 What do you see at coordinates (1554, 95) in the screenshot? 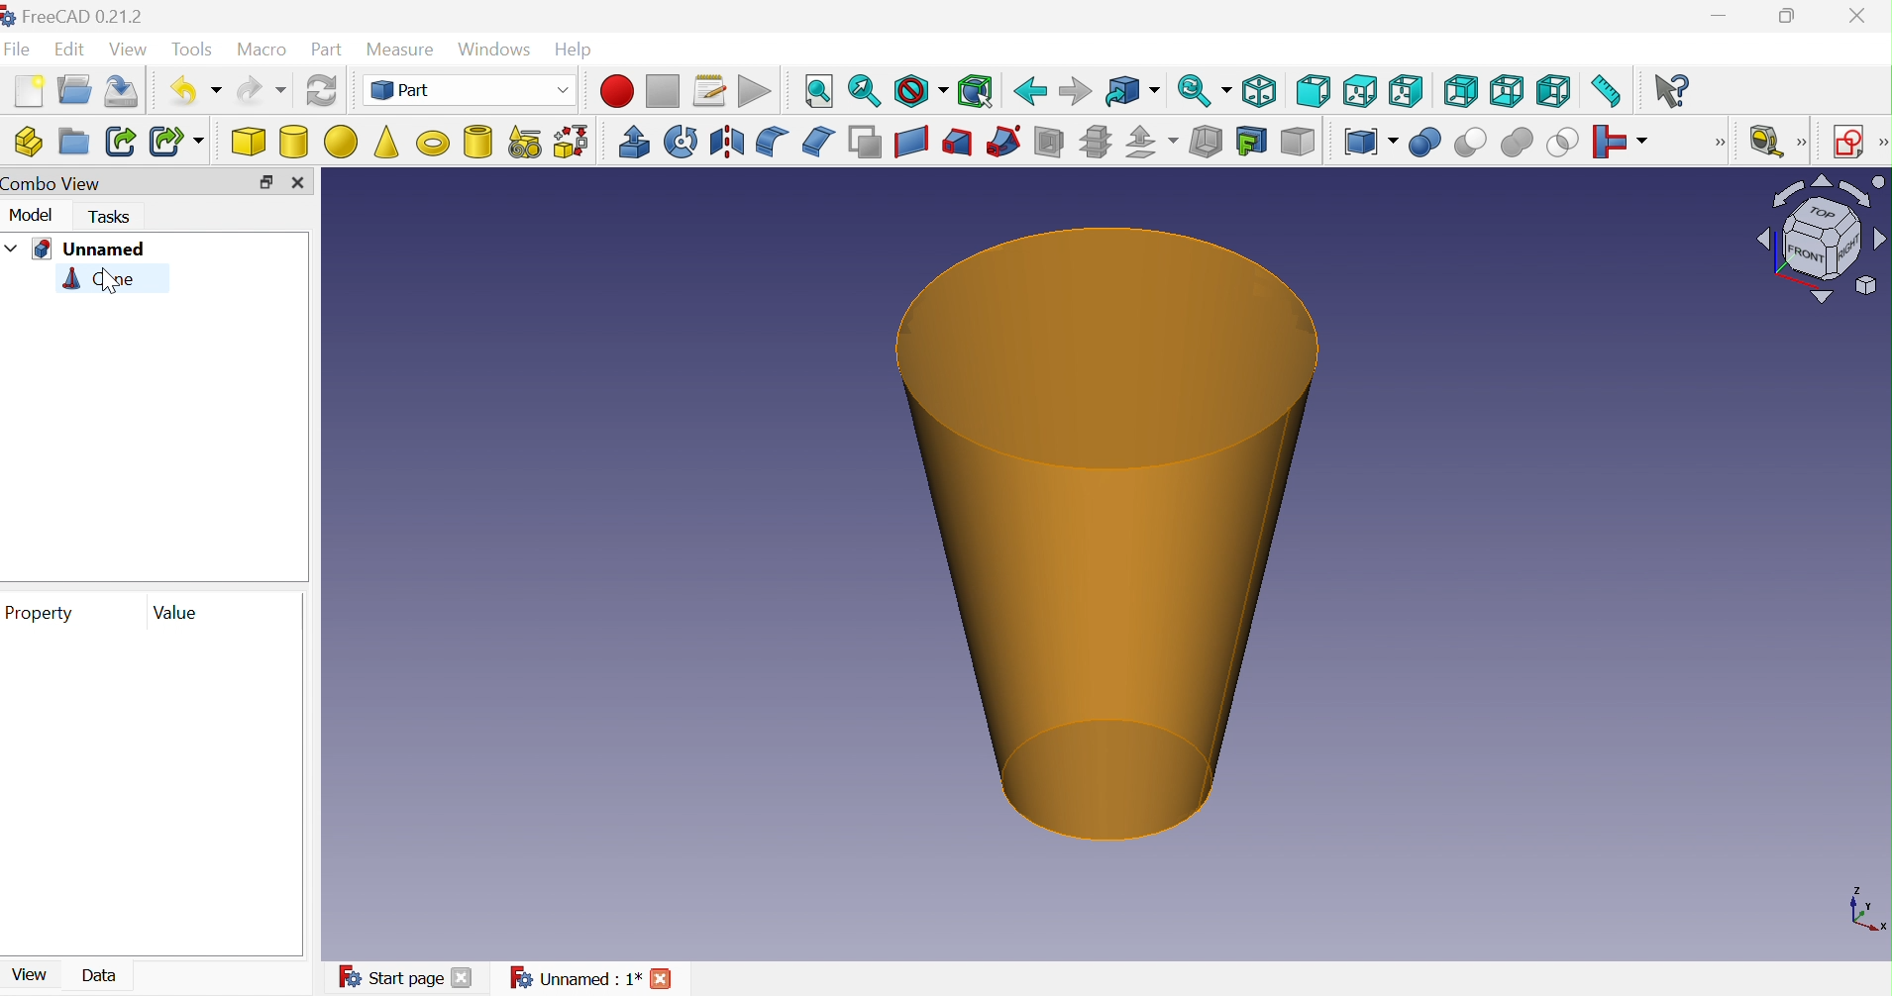
I see `Left` at bounding box center [1554, 95].